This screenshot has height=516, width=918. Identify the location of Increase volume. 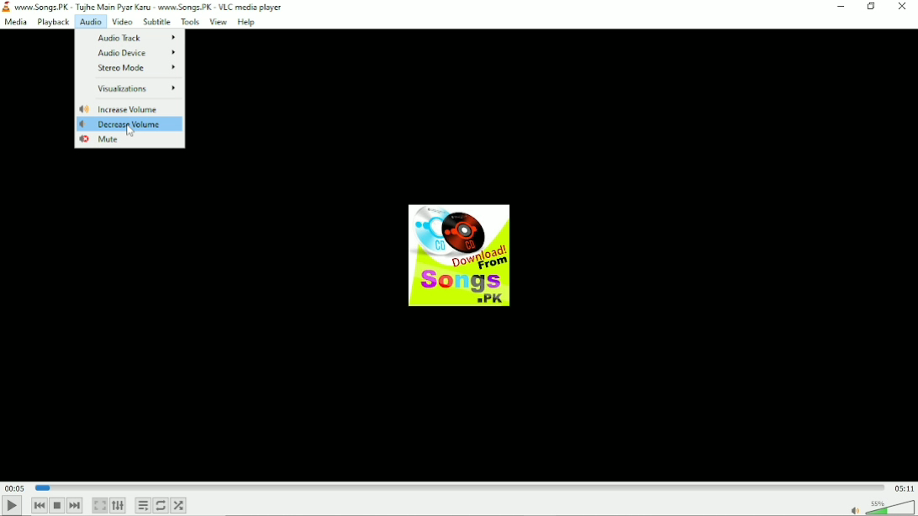
(121, 108).